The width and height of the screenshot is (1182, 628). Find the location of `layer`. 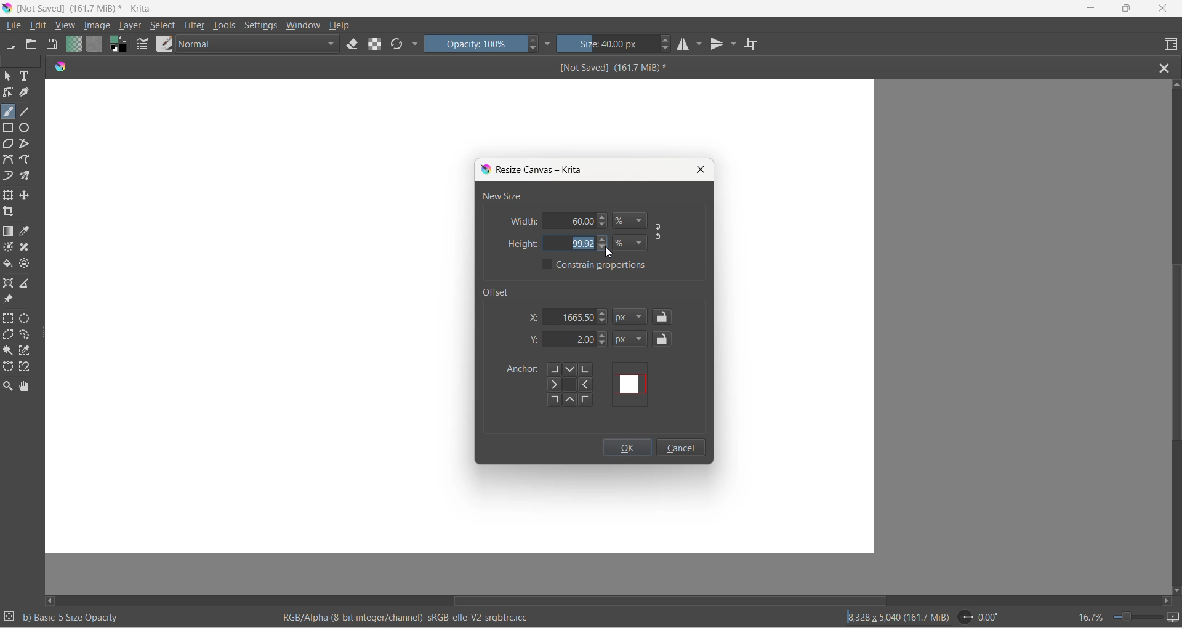

layer is located at coordinates (132, 26).